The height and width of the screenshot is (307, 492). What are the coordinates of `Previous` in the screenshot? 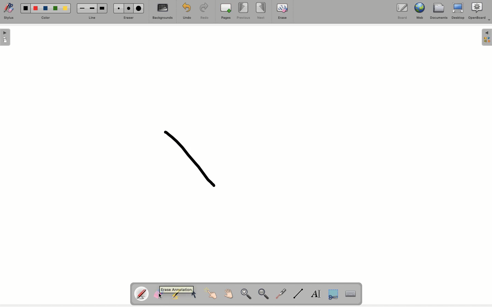 It's located at (244, 12).